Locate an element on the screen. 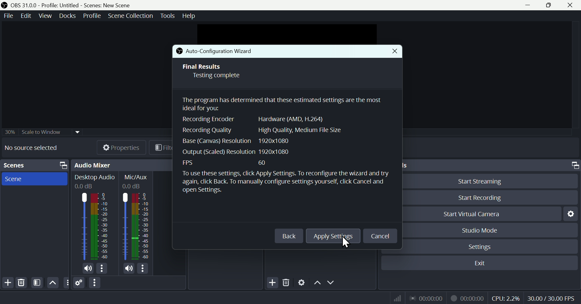 This screenshot has height=304, width=581. options is located at coordinates (66, 282).